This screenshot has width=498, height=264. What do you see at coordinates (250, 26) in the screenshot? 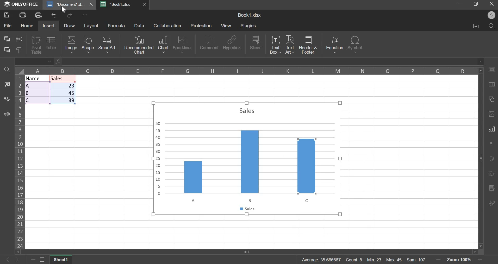
I see `plugins` at bounding box center [250, 26].